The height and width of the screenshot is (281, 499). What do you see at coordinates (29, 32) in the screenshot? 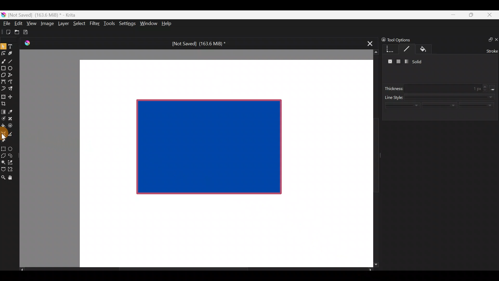
I see `Save` at bounding box center [29, 32].